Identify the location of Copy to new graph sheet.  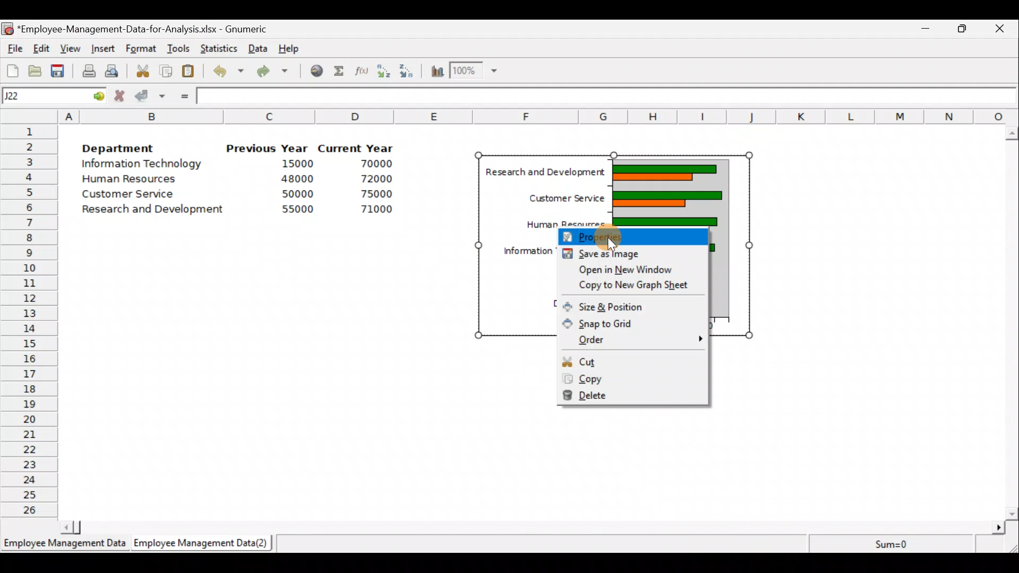
(635, 284).